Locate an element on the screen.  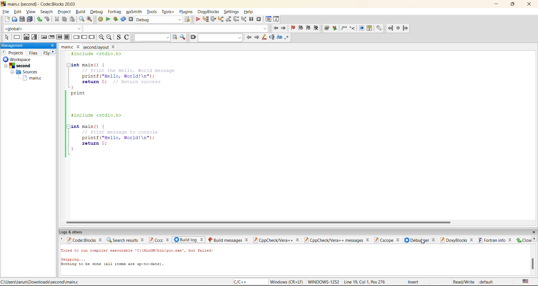
use regex is located at coordinates (287, 38).